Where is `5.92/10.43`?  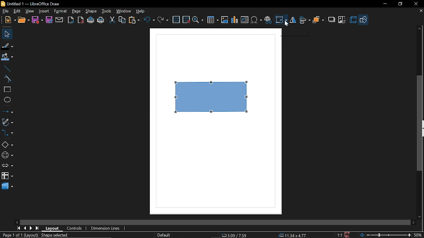 5.92/10.43 is located at coordinates (235, 235).